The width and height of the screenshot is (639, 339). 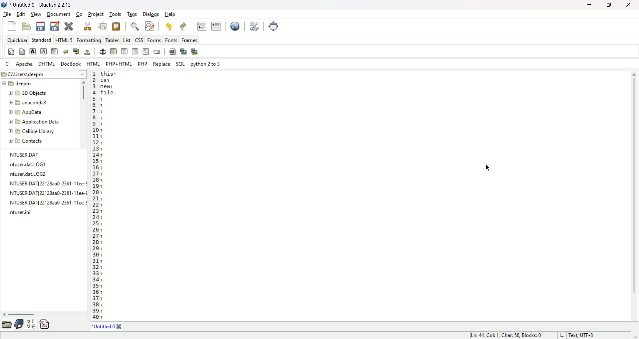 What do you see at coordinates (95, 195) in the screenshot?
I see `line number` at bounding box center [95, 195].